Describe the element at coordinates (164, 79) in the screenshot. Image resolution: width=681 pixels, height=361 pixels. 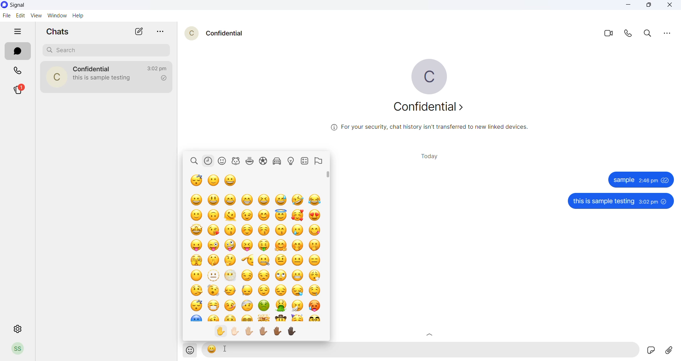
I see `read recipient` at that location.